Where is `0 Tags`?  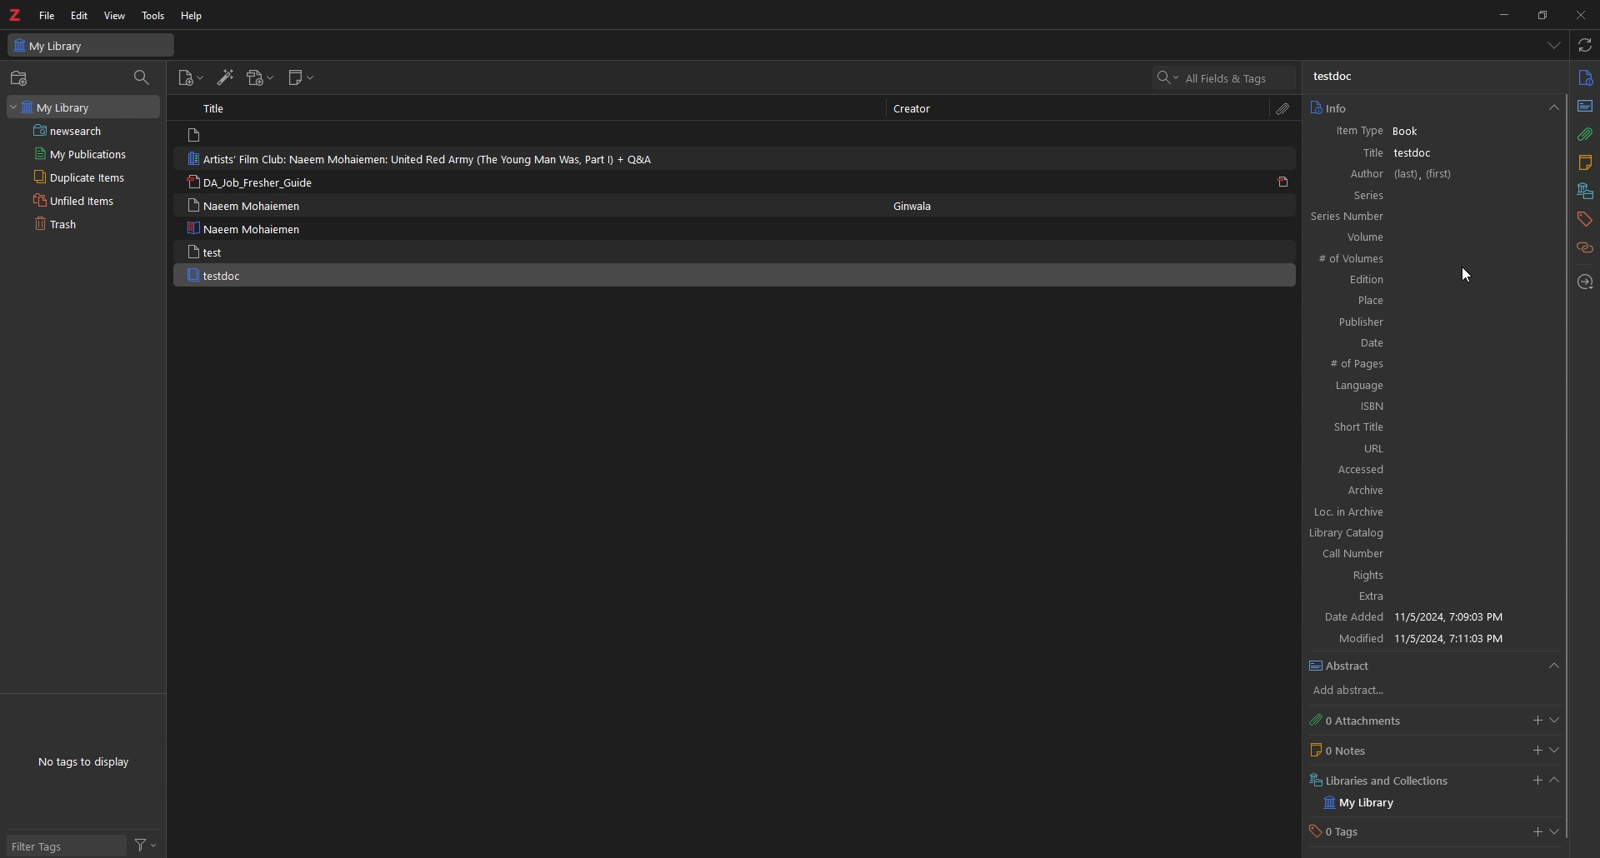
0 Tags is located at coordinates (1348, 831).